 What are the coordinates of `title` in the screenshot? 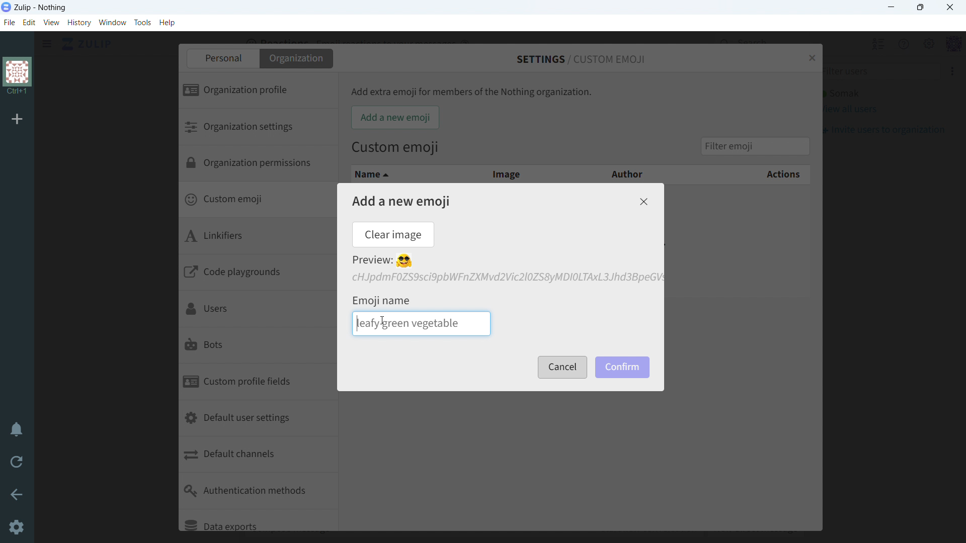 It's located at (41, 8).